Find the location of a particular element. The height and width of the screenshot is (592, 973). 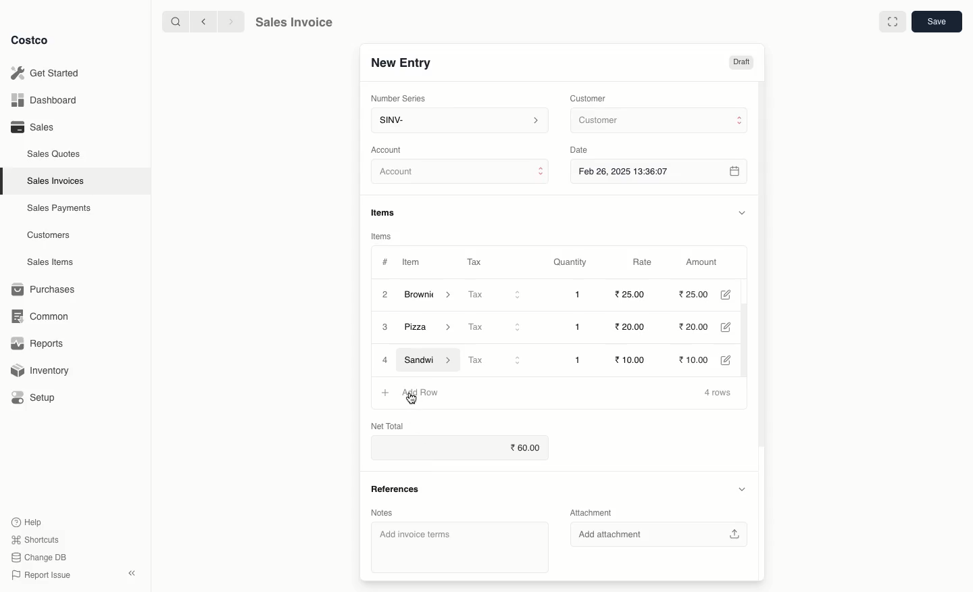

‘Add attachment is located at coordinates (663, 535).